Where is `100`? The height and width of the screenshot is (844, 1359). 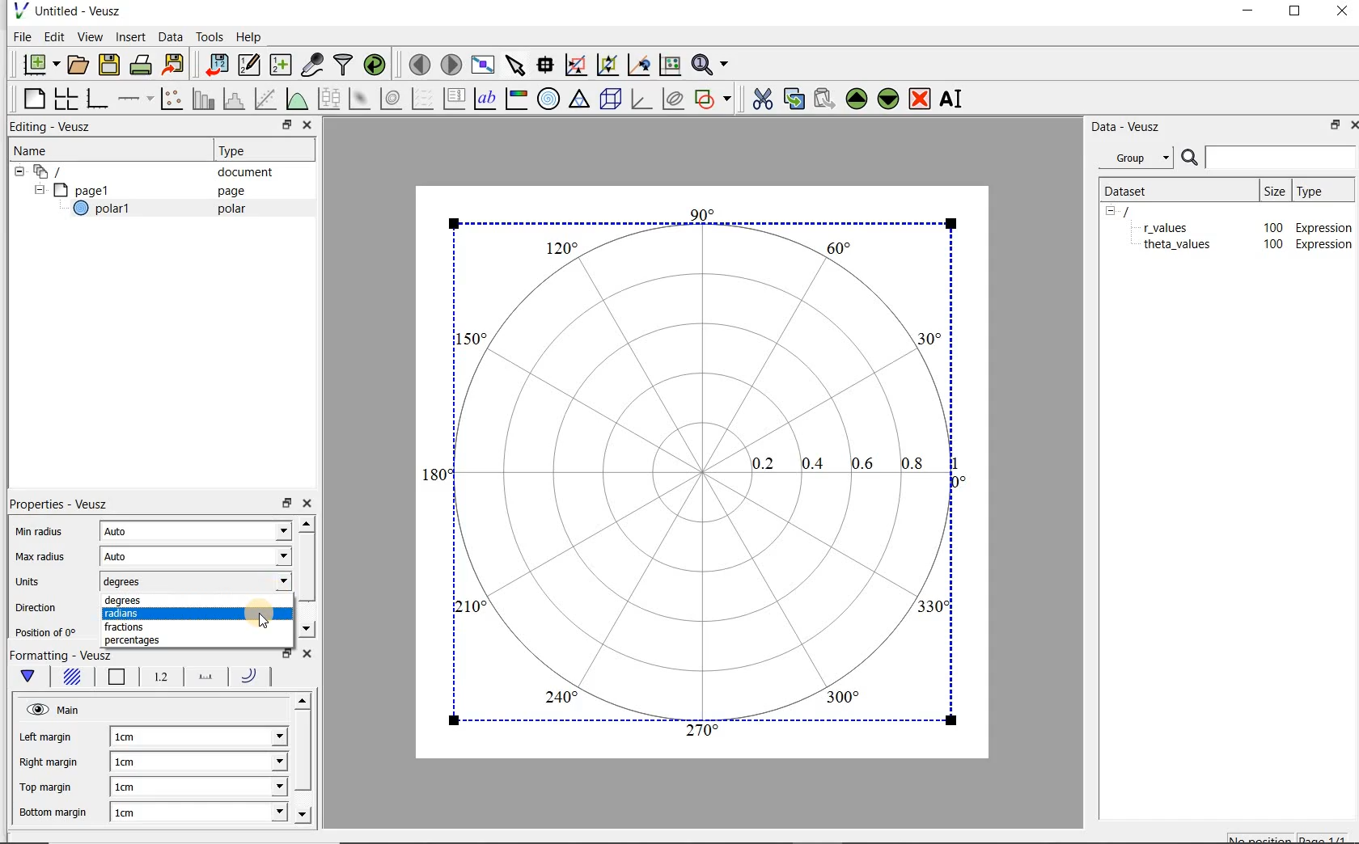 100 is located at coordinates (1272, 245).